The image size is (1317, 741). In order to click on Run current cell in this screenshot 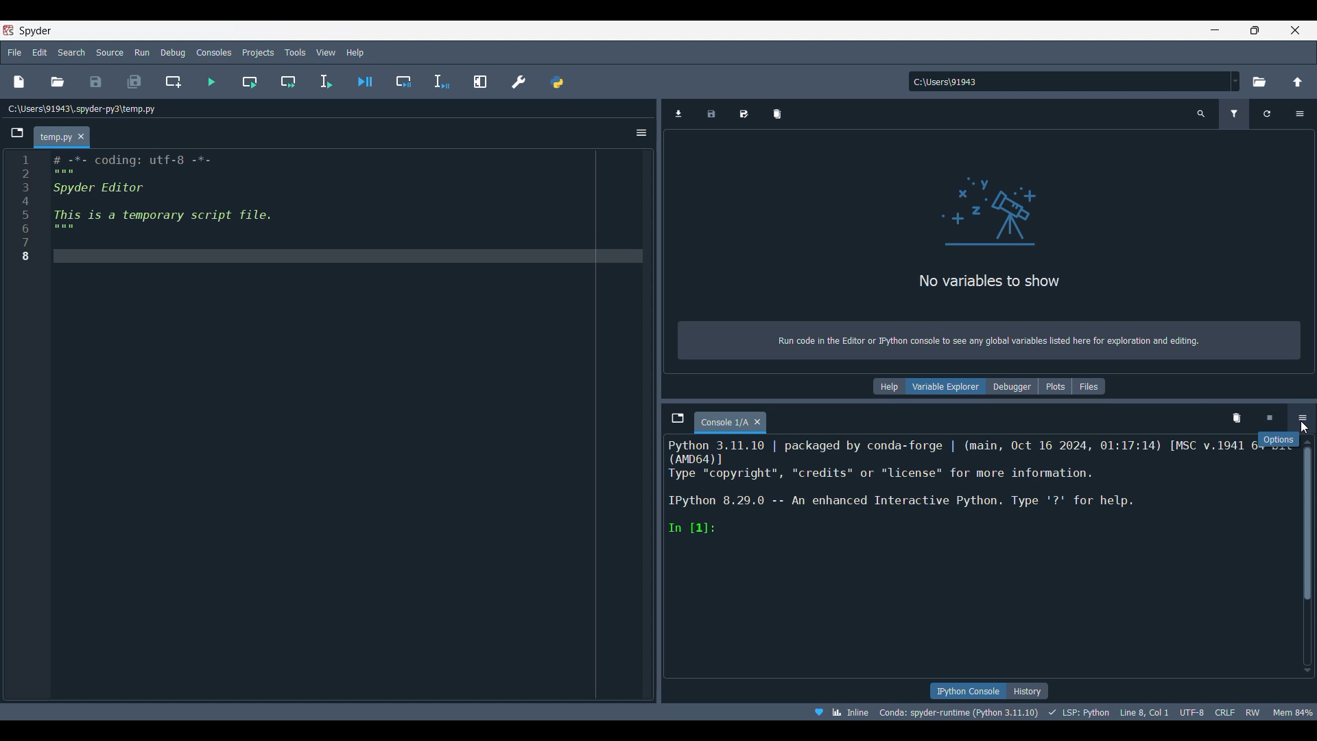, I will do `click(250, 81)`.